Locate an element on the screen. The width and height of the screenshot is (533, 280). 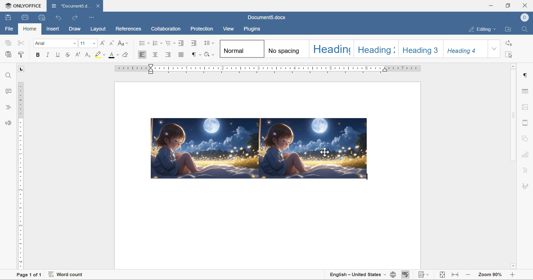
Increment font size is located at coordinates (102, 43).